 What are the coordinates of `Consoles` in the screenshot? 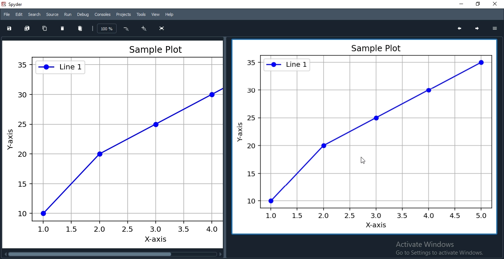 It's located at (103, 15).